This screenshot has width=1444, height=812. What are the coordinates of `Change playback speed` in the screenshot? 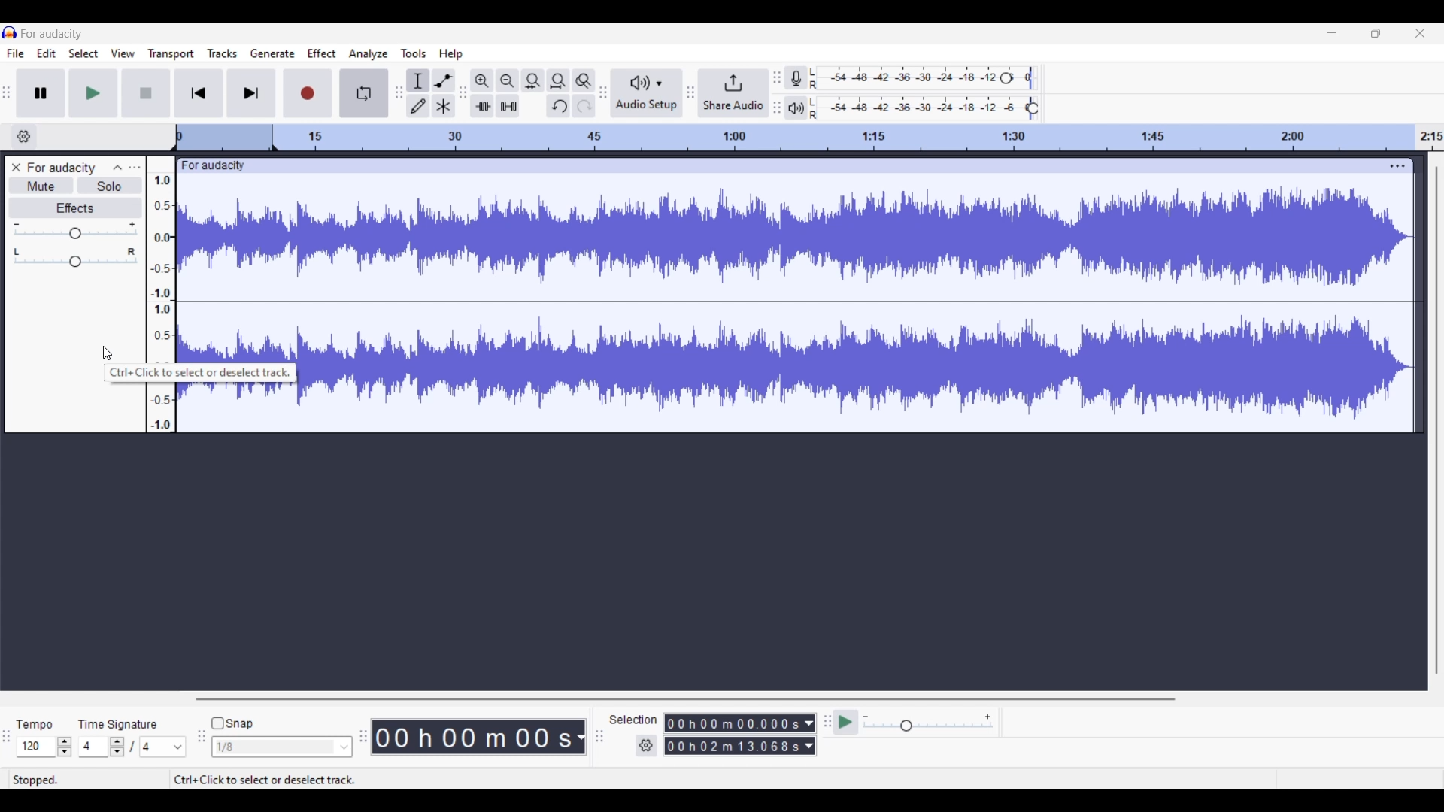 It's located at (927, 726).